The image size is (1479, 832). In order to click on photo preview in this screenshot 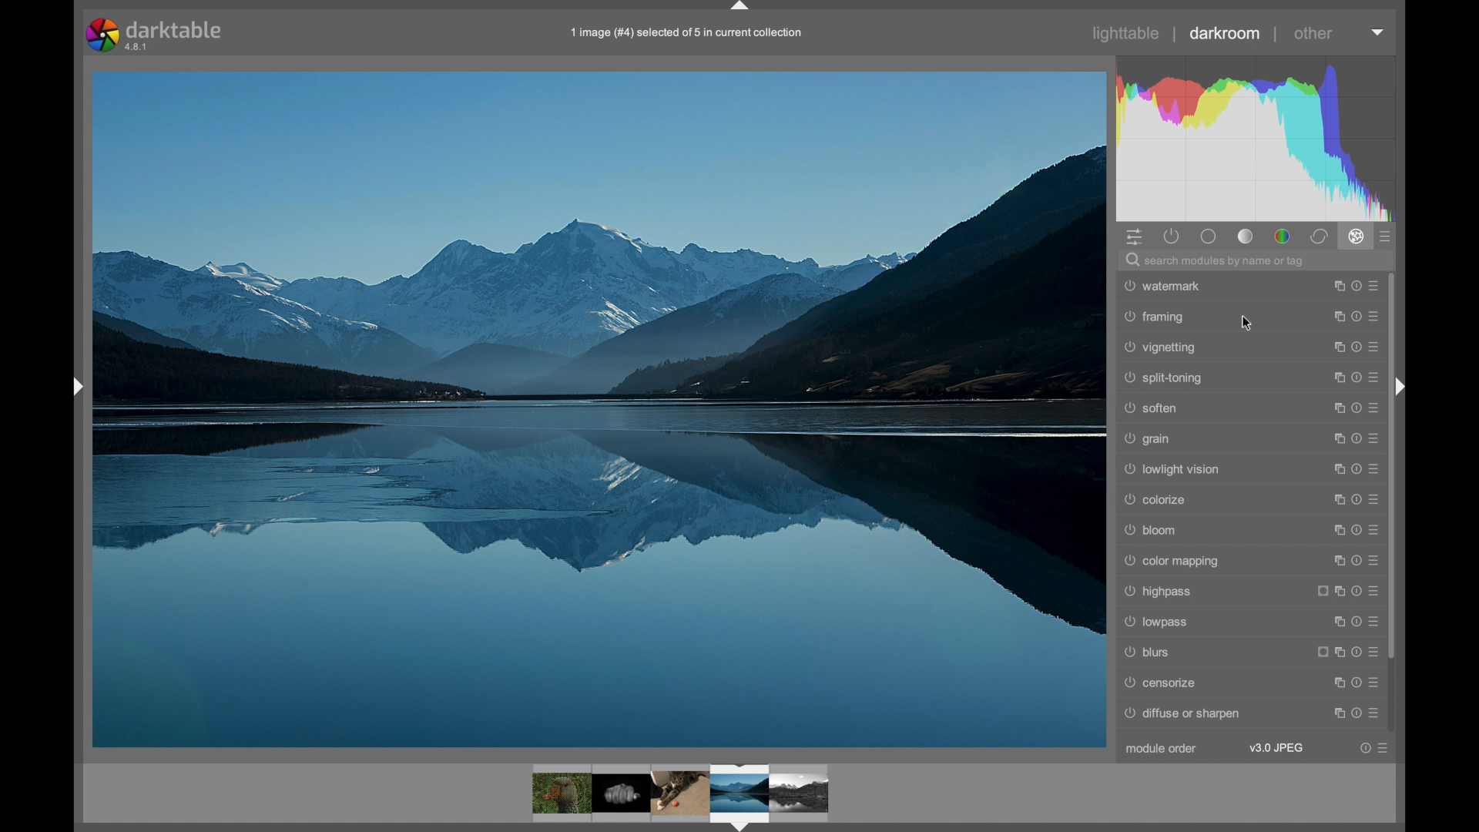, I will do `click(599, 408)`.